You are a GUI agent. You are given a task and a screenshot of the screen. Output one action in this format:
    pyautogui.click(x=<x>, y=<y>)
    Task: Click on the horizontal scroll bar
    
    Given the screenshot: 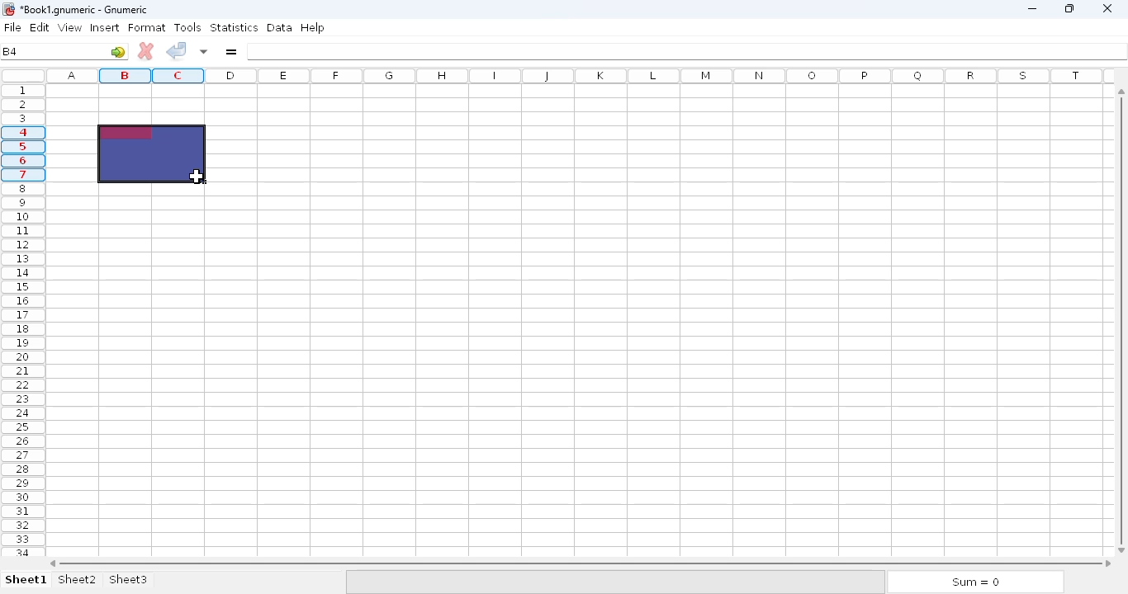 What is the action you would take?
    pyautogui.click(x=581, y=563)
    